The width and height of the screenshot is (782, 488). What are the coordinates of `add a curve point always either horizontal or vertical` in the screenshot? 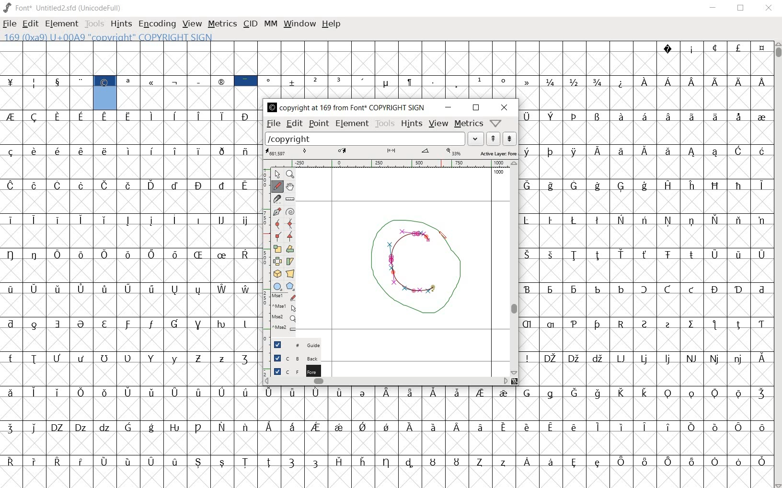 It's located at (291, 224).